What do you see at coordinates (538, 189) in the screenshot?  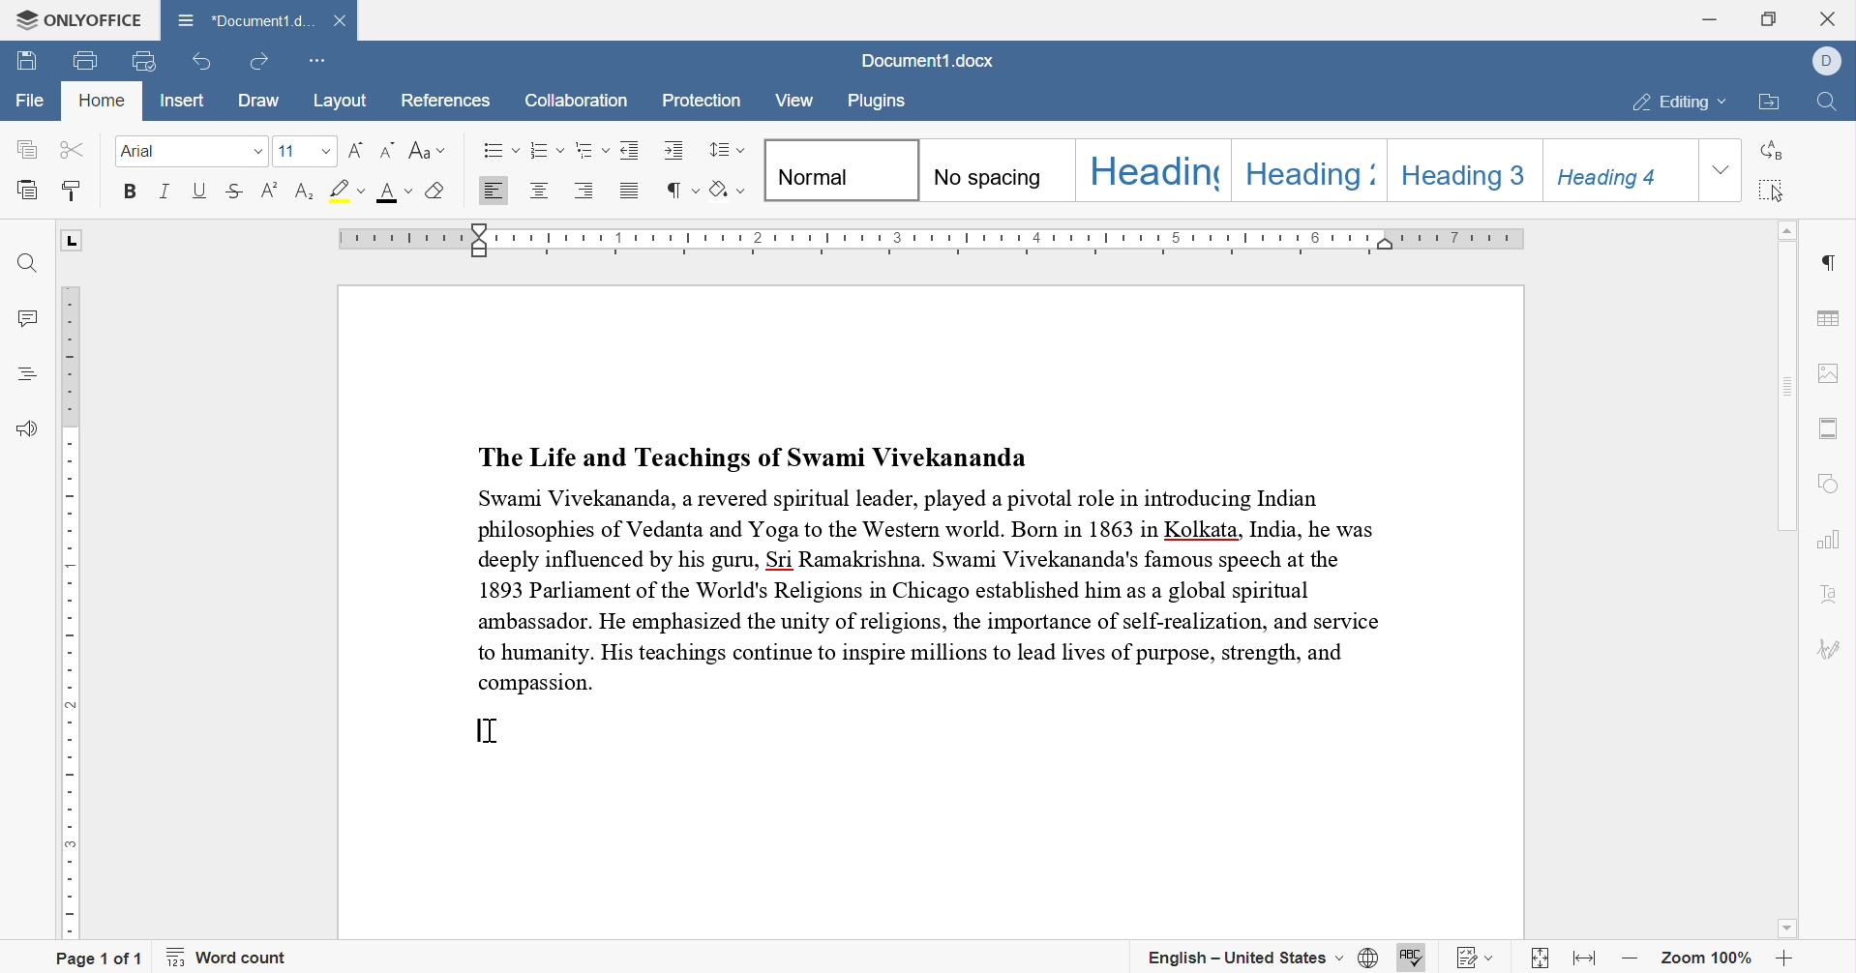 I see `align center` at bounding box center [538, 189].